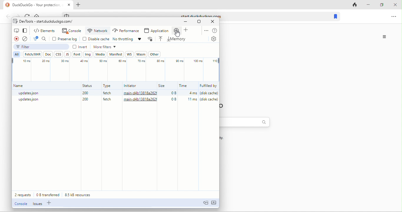 The height and width of the screenshot is (212, 402). I want to click on main-d4b13818a262, so click(141, 101).